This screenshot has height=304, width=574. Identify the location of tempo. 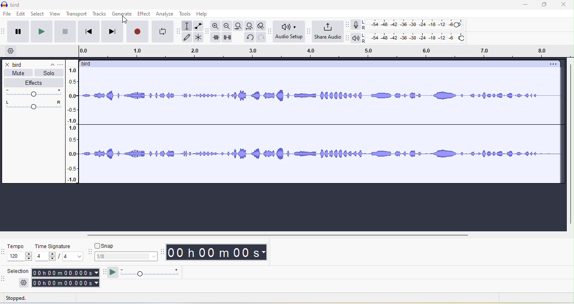
(20, 253).